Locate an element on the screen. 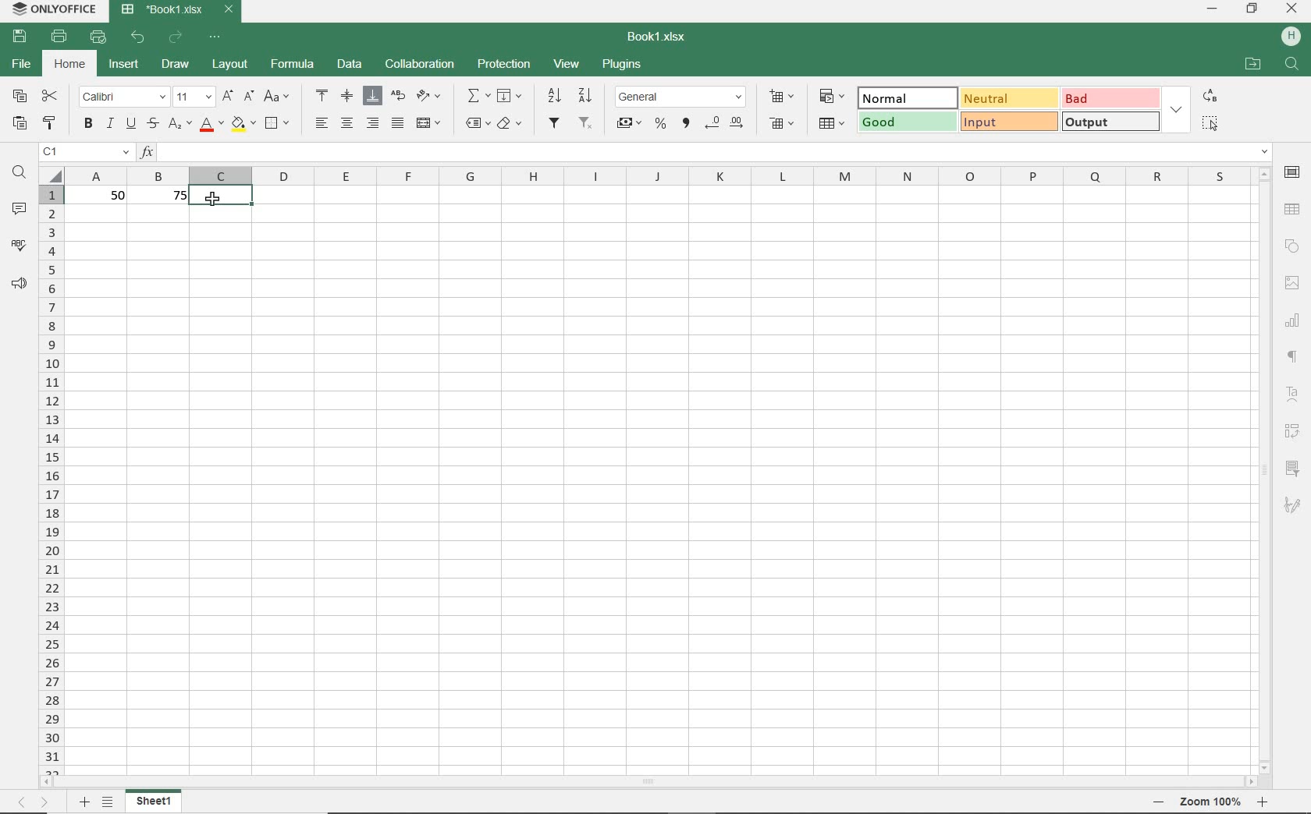 The height and width of the screenshot is (814, 1311). conditional formatting is located at coordinates (834, 96).